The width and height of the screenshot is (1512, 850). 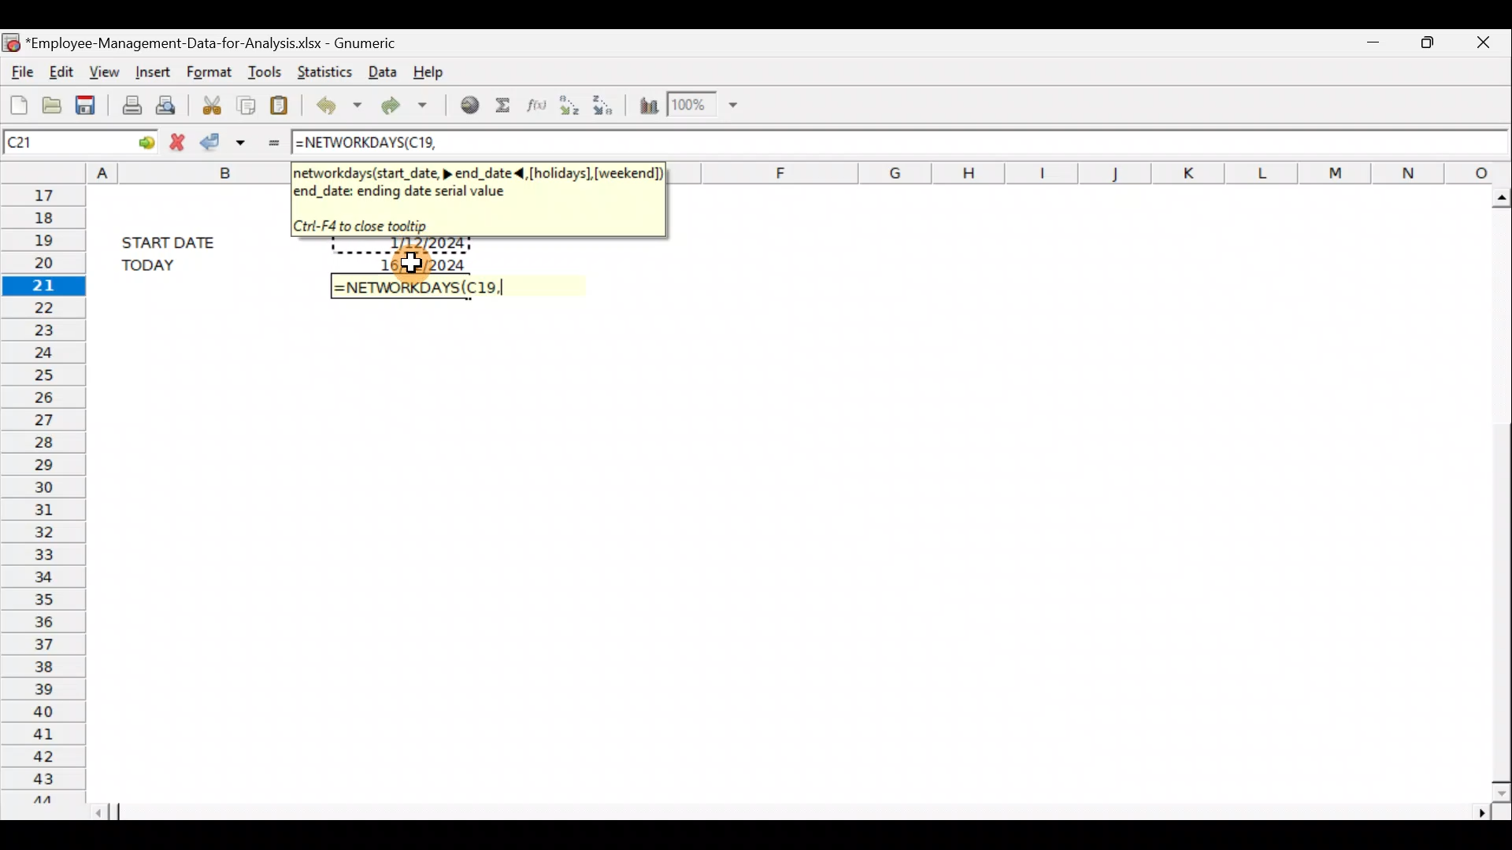 What do you see at coordinates (213, 44) in the screenshot?
I see `*Employee-Management-Data-for-Analysis.xlsx - Gnumeric` at bounding box center [213, 44].